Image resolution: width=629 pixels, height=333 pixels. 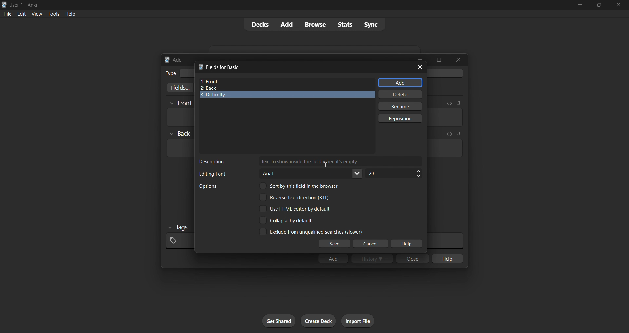 I want to click on view, so click(x=37, y=14).